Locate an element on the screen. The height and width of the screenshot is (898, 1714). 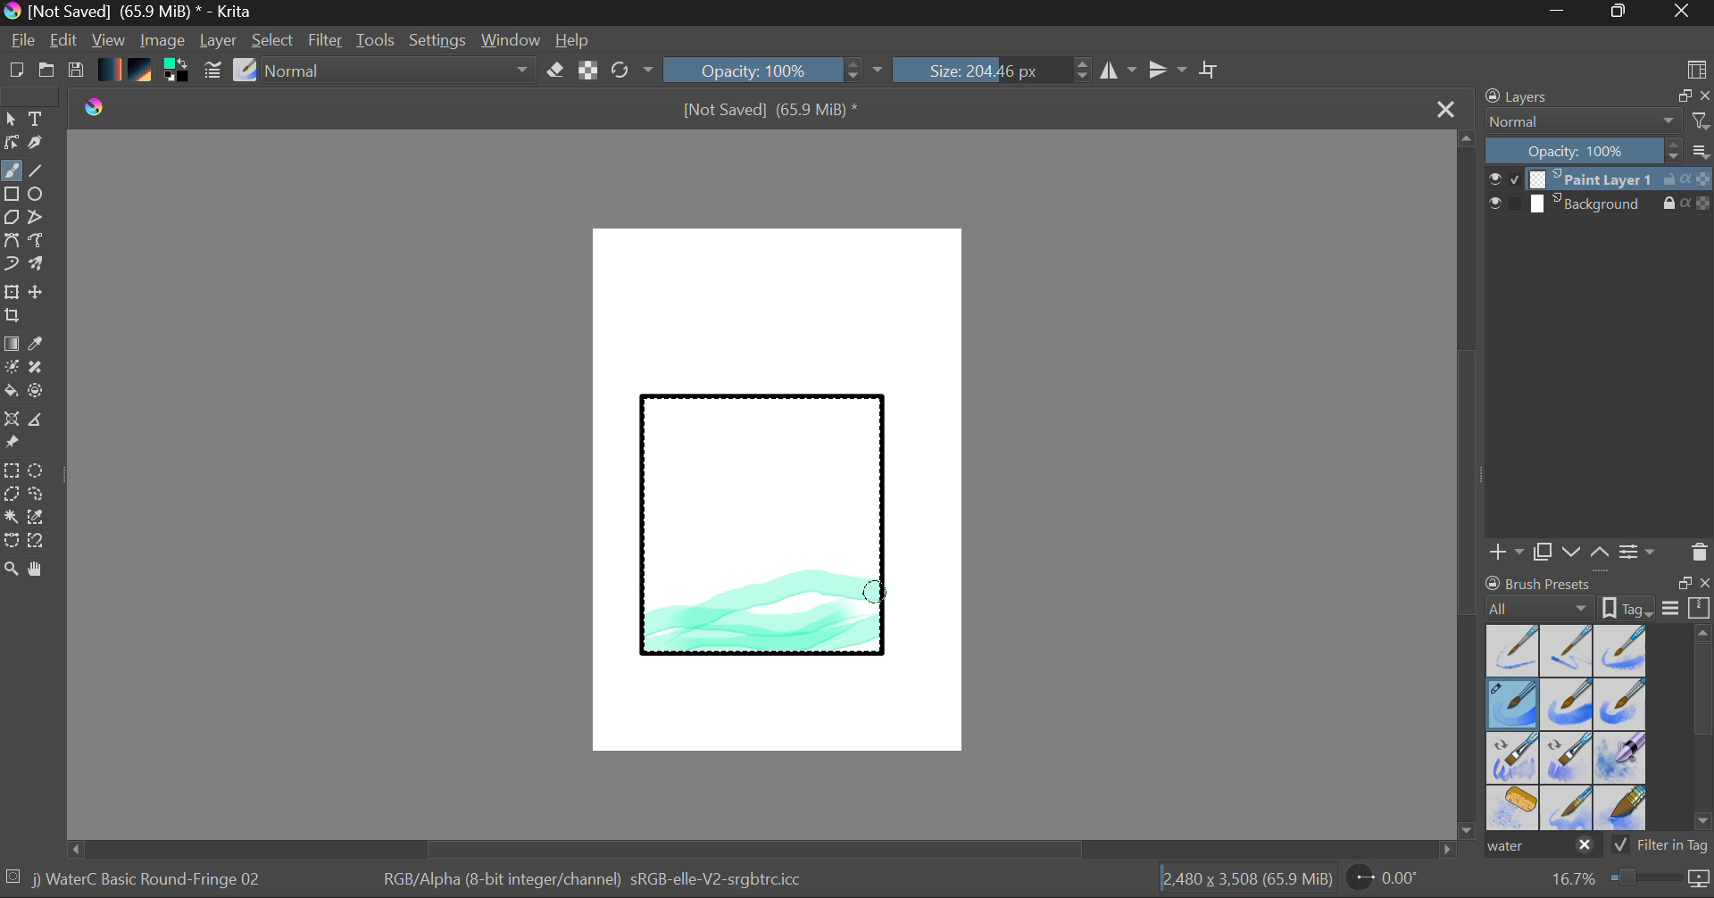
Water C - Grain is located at coordinates (1568, 705).